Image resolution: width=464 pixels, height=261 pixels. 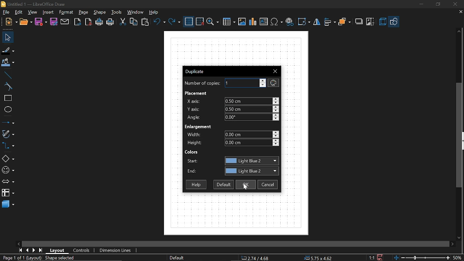 What do you see at coordinates (371, 258) in the screenshot?
I see `Scaling factor` at bounding box center [371, 258].